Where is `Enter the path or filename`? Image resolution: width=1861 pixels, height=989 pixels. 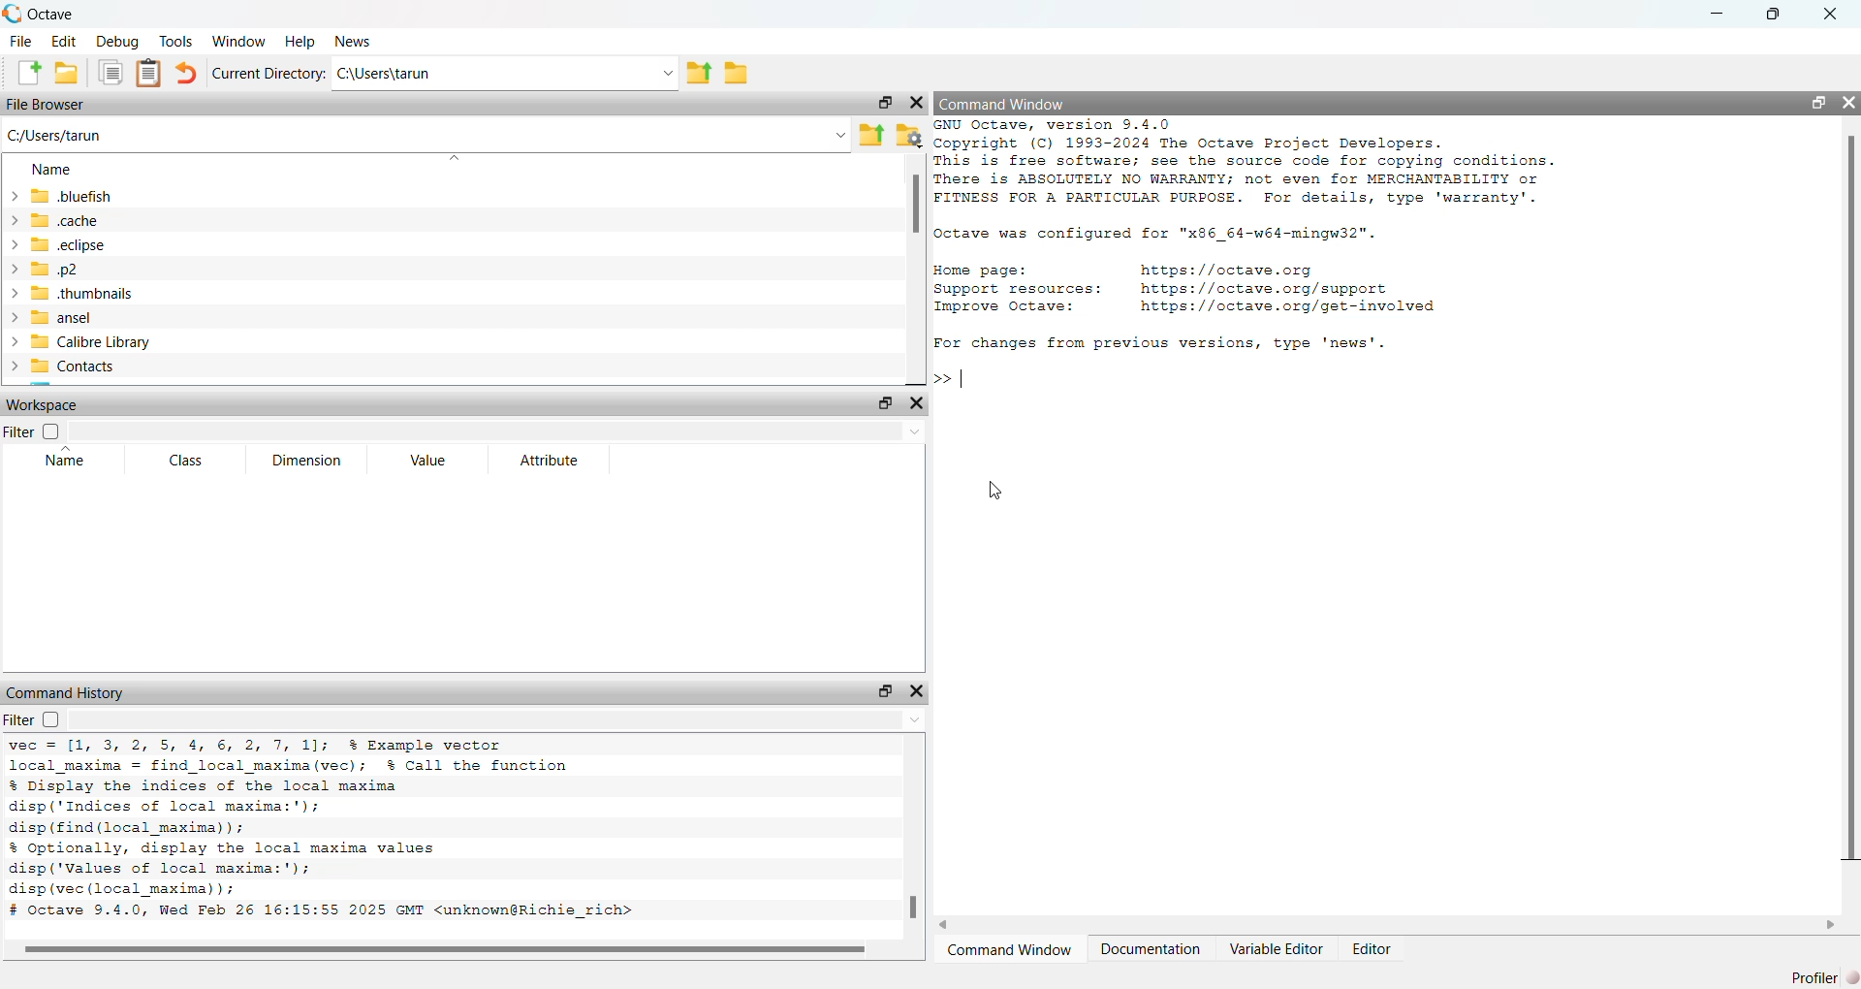
Enter the path or filename is located at coordinates (839, 135).